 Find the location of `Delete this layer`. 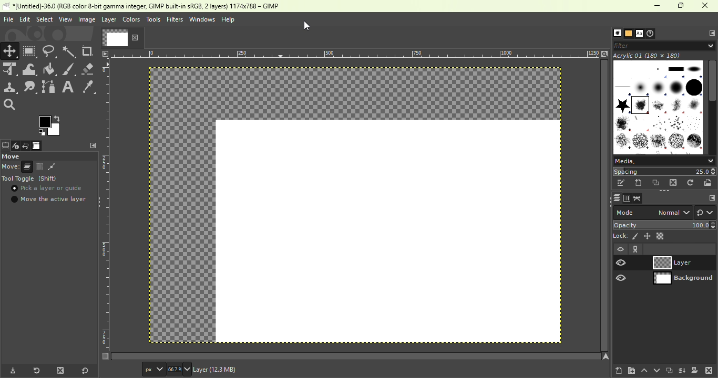

Delete this layer is located at coordinates (709, 370).